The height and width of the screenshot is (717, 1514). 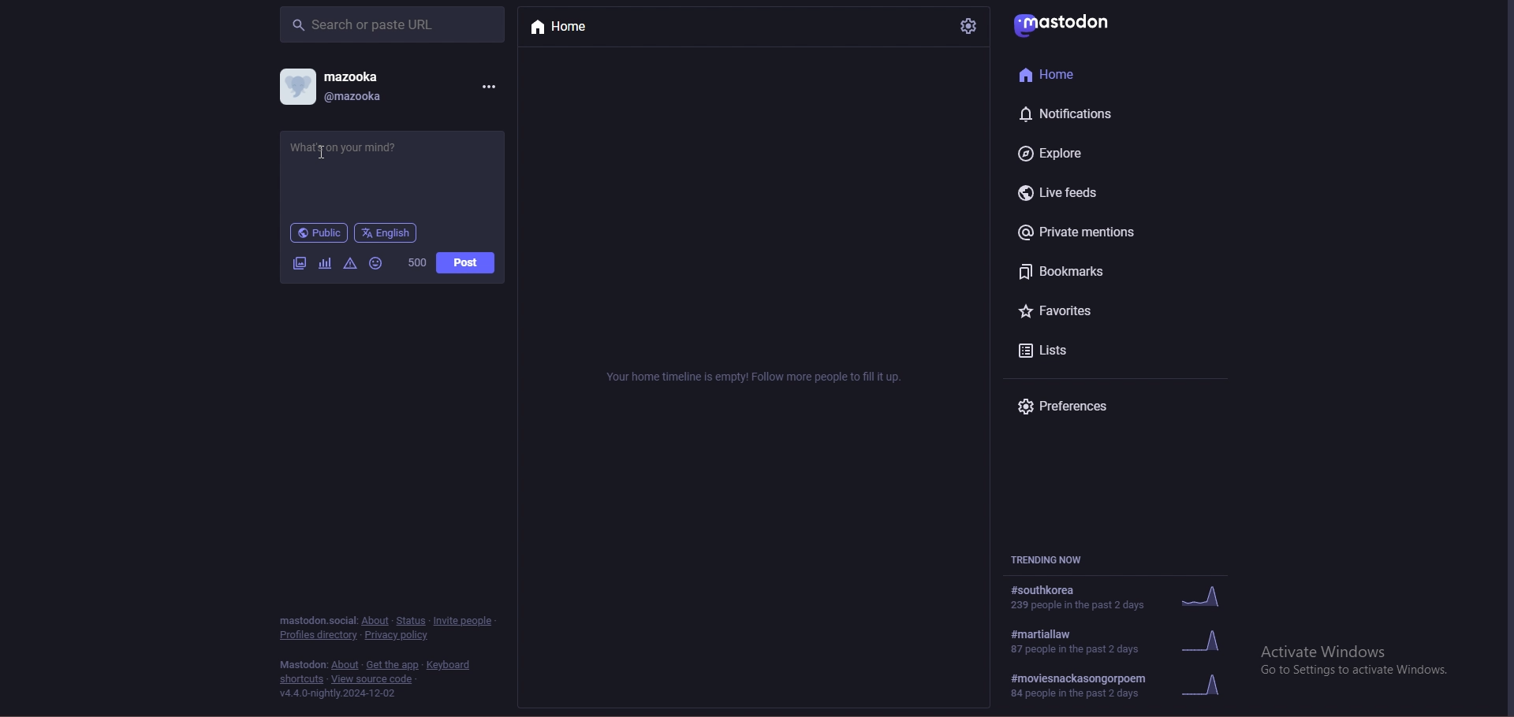 I want to click on privacy policy, so click(x=399, y=635).